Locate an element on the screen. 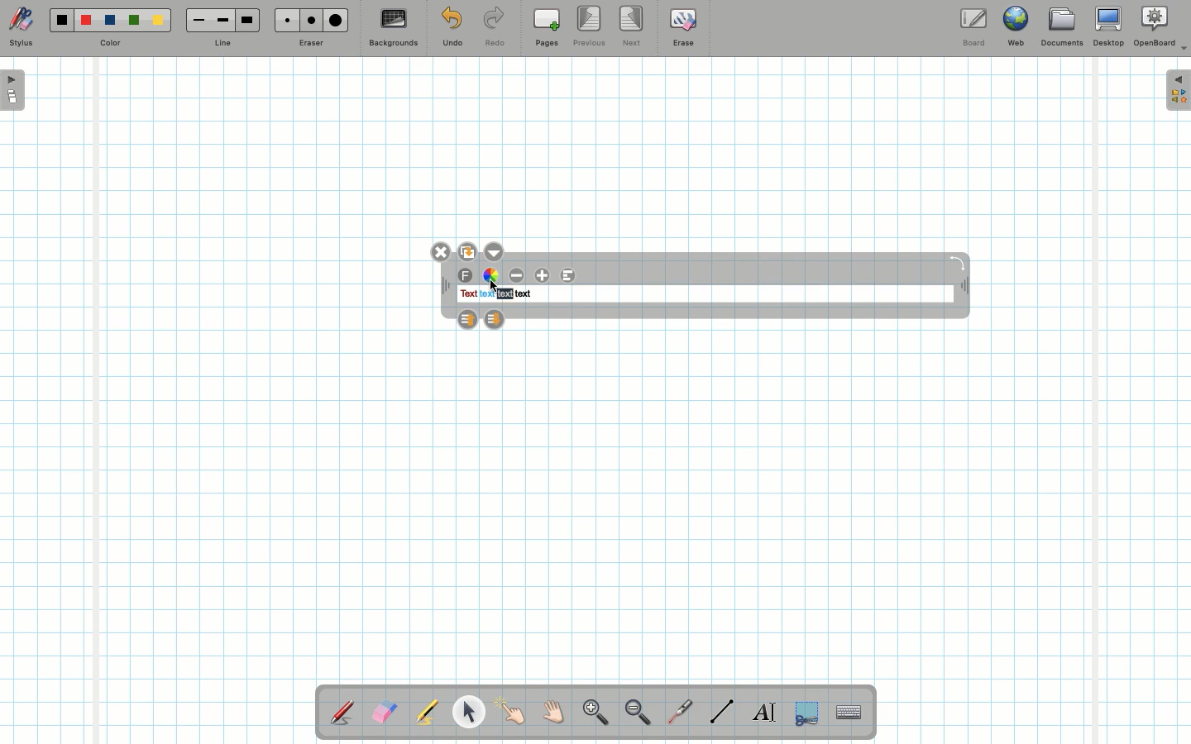 This screenshot has width=1191, height=744. Move is located at coordinates (446, 288).